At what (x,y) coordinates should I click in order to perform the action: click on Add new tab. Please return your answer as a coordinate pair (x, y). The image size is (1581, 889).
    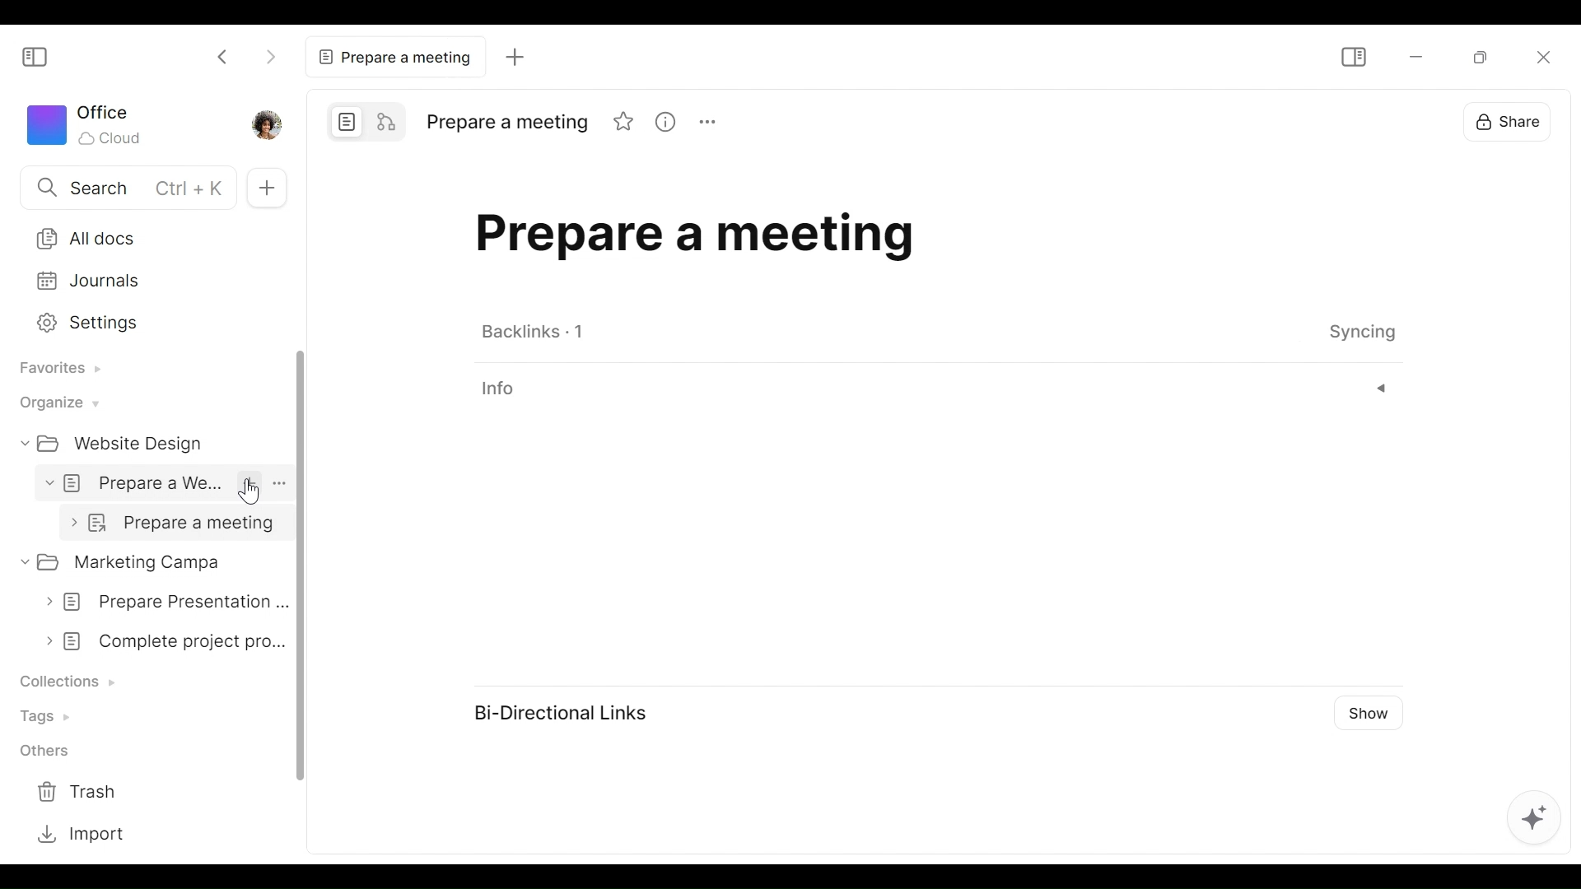
    Looking at the image, I should click on (515, 57).